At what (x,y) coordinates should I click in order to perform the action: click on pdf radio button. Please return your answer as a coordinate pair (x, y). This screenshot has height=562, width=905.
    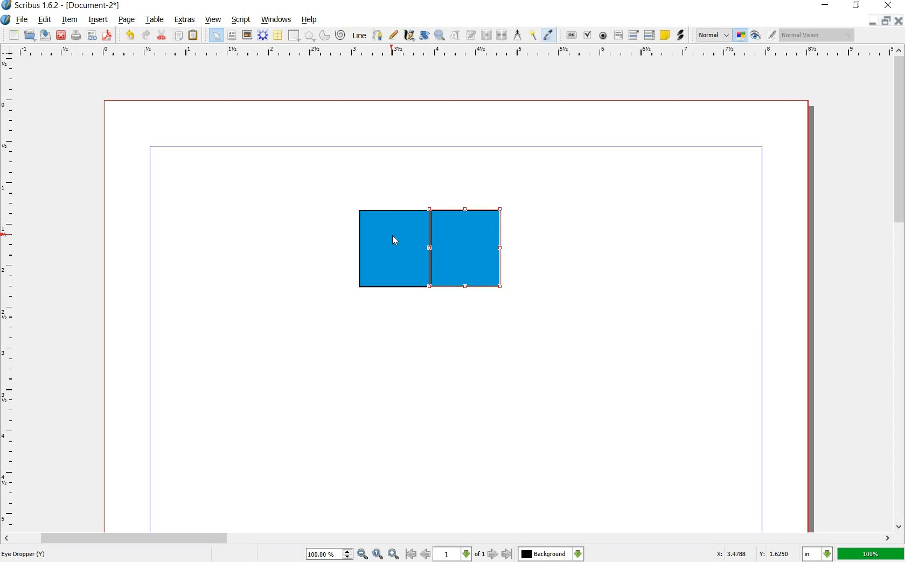
    Looking at the image, I should click on (604, 36).